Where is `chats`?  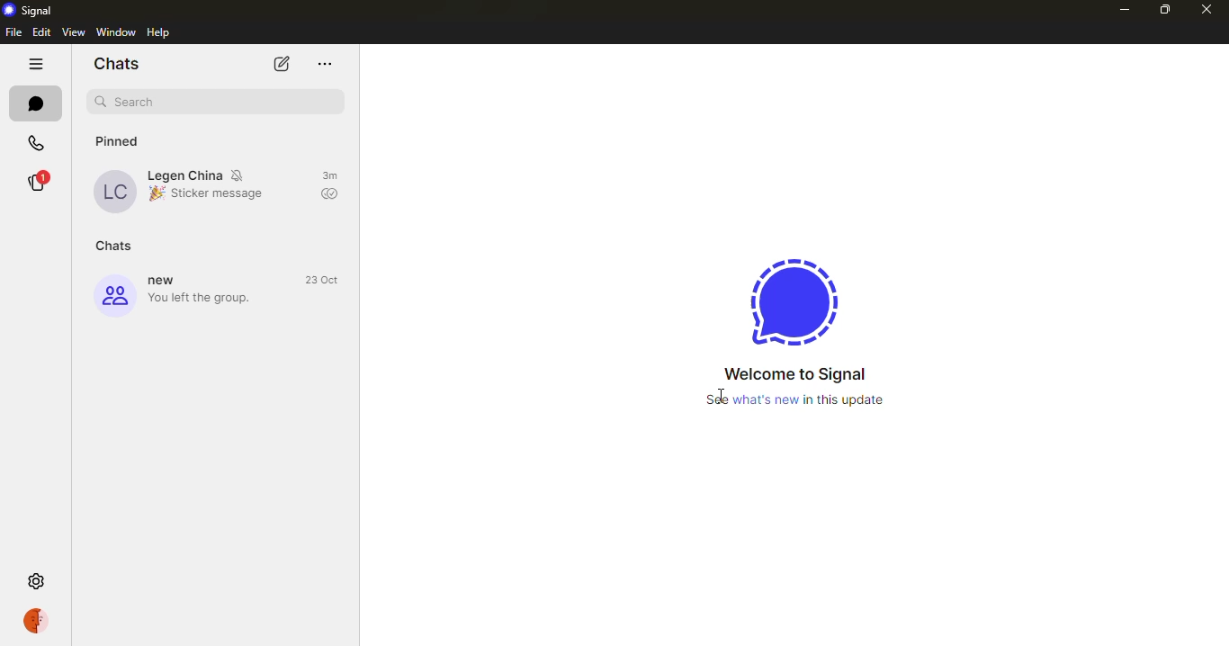
chats is located at coordinates (115, 65).